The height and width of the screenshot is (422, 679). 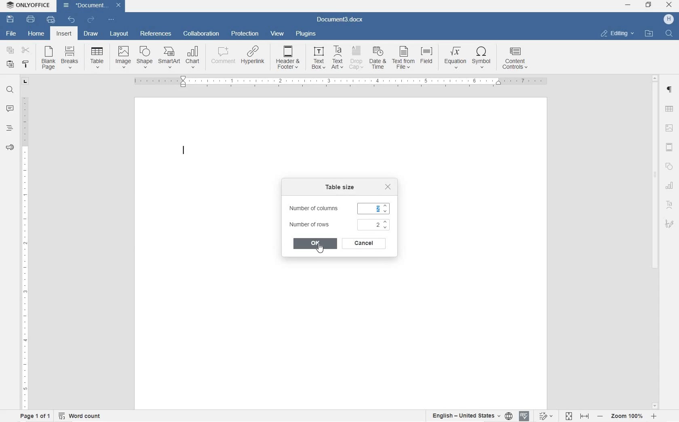 What do you see at coordinates (627, 416) in the screenshot?
I see `ZOOM IN OR OUT` at bounding box center [627, 416].